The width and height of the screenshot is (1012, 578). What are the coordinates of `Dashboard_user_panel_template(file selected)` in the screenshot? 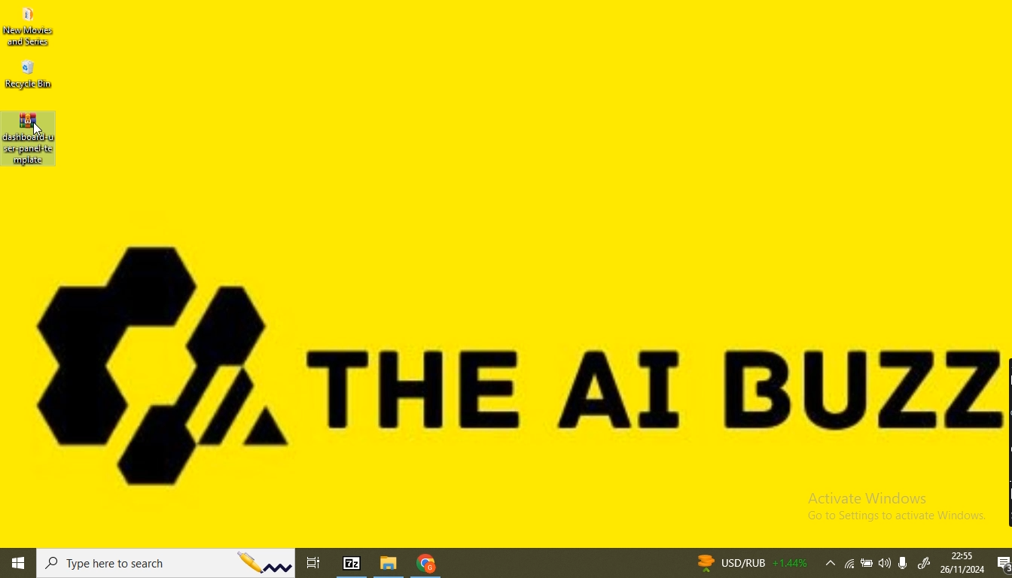 It's located at (29, 141).